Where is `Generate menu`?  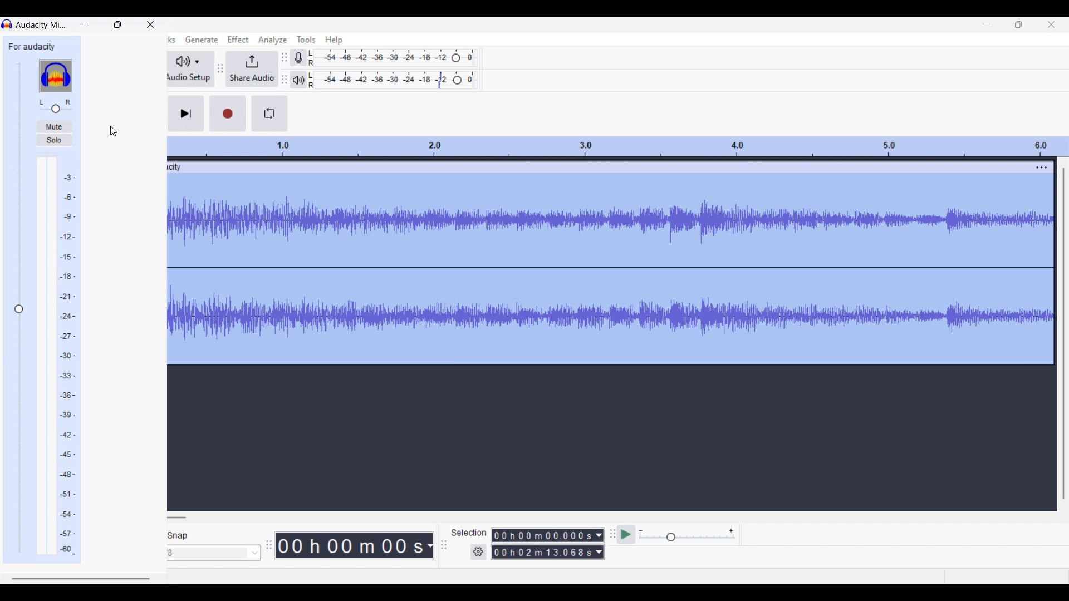 Generate menu is located at coordinates (202, 40).